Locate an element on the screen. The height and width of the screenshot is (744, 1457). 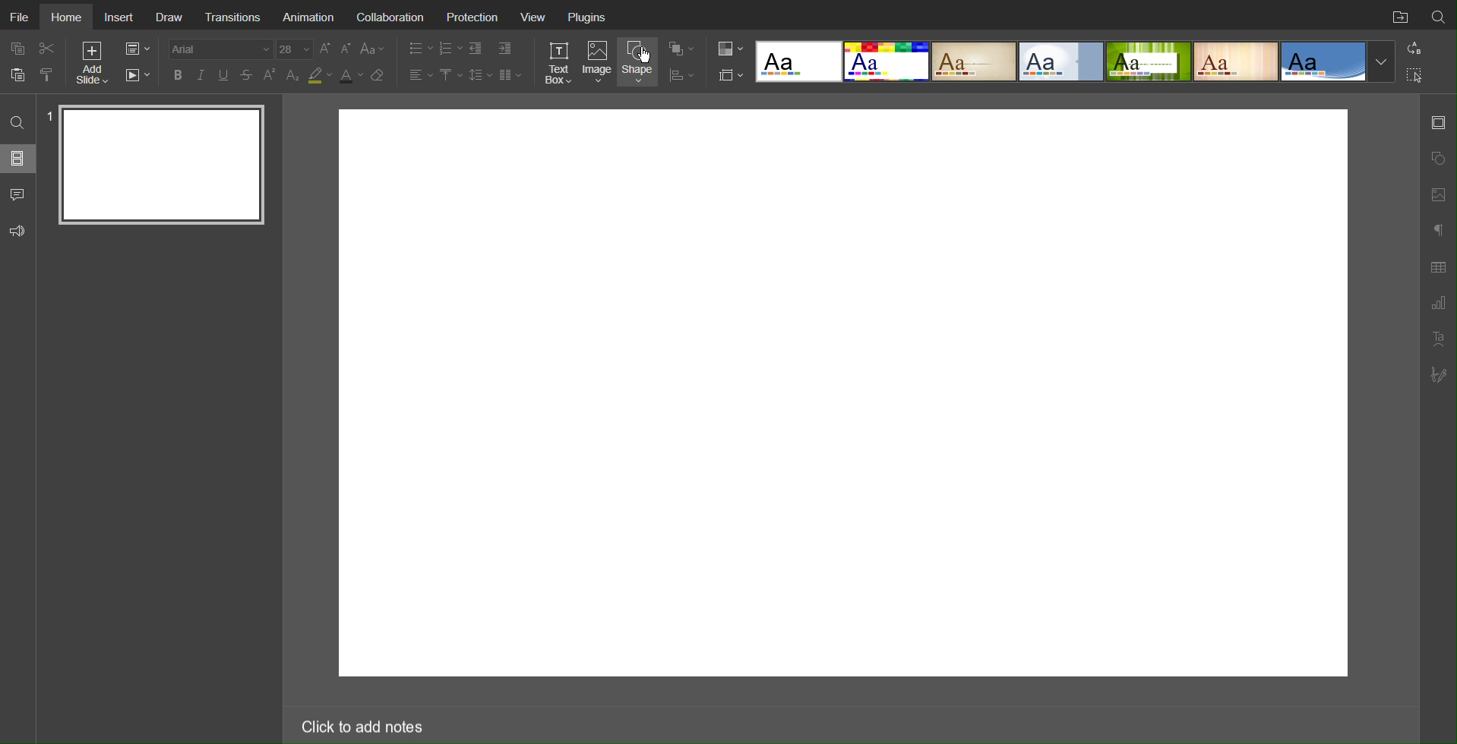
Feedback and Support is located at coordinates (17, 232).